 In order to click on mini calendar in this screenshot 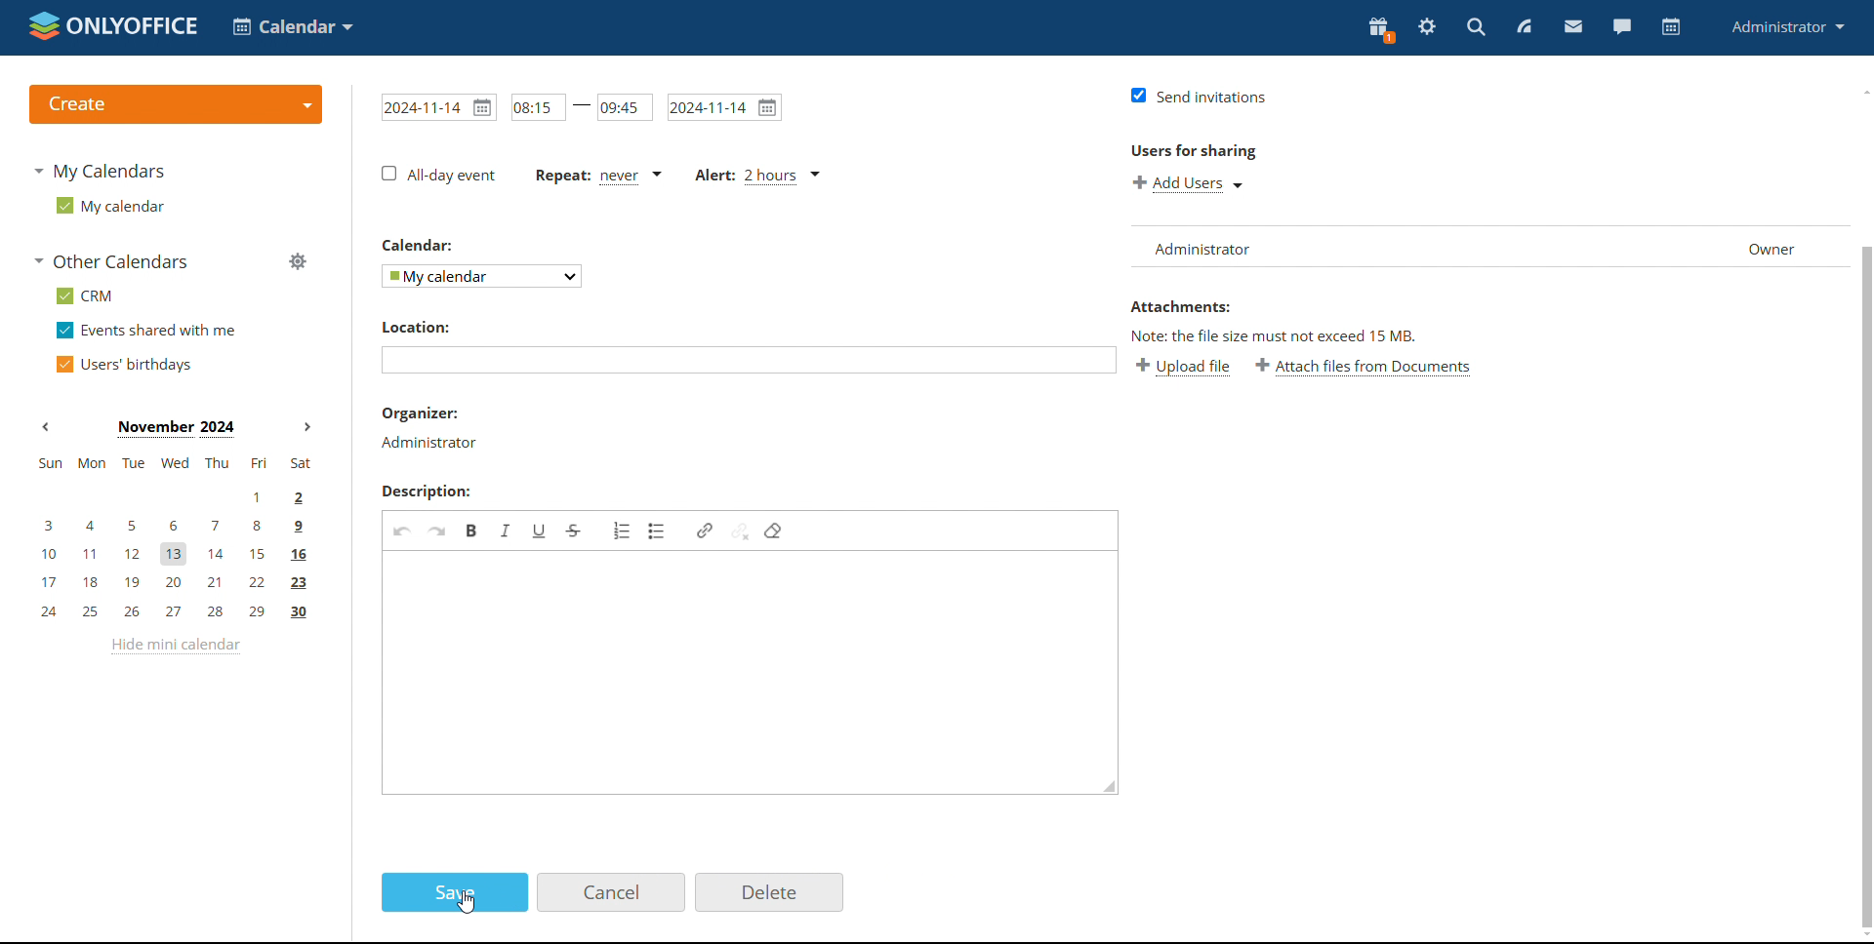, I will do `click(173, 540)`.